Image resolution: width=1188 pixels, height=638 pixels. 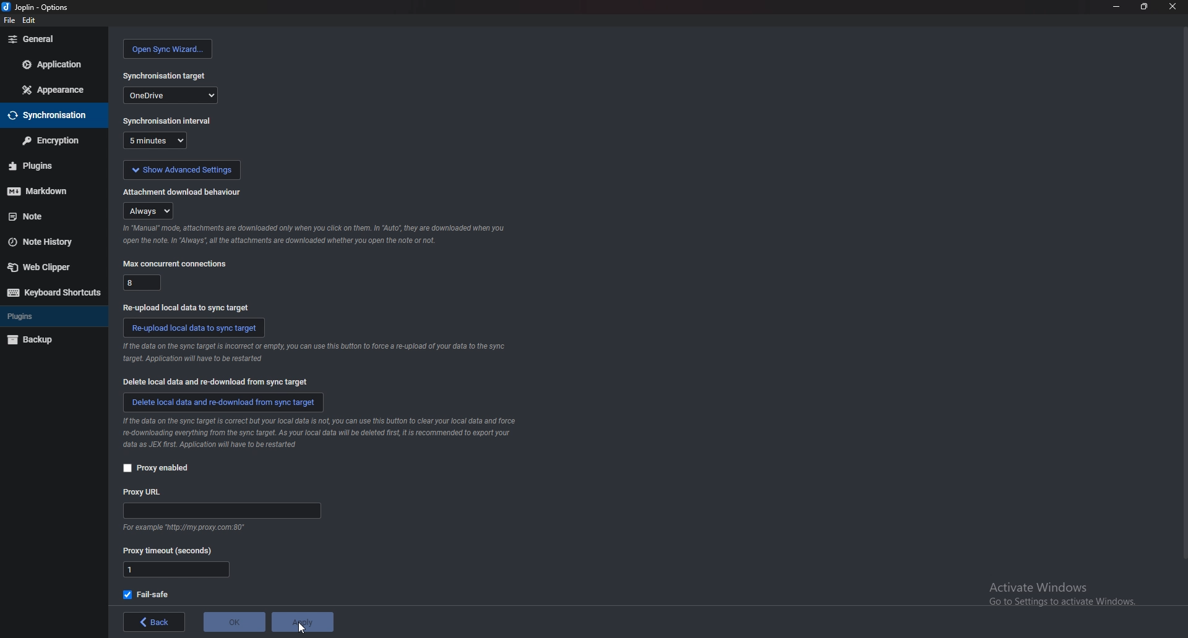 What do you see at coordinates (1182, 301) in the screenshot?
I see `scroll bar` at bounding box center [1182, 301].